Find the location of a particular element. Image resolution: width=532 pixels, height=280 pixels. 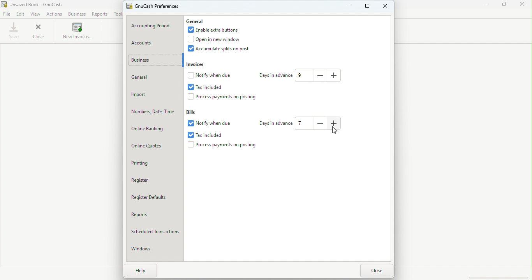

Register is located at coordinates (153, 179).